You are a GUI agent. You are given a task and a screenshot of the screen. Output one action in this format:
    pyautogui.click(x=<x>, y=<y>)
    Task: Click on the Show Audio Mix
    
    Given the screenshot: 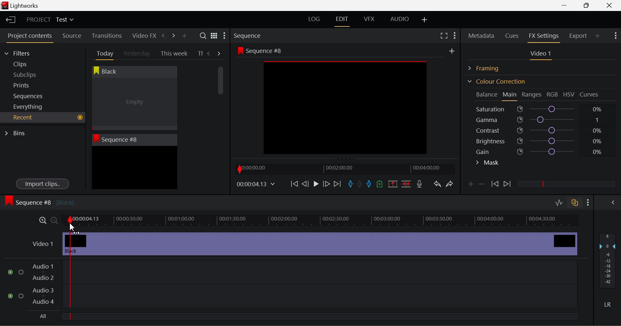 What is the action you would take?
    pyautogui.click(x=614, y=202)
    